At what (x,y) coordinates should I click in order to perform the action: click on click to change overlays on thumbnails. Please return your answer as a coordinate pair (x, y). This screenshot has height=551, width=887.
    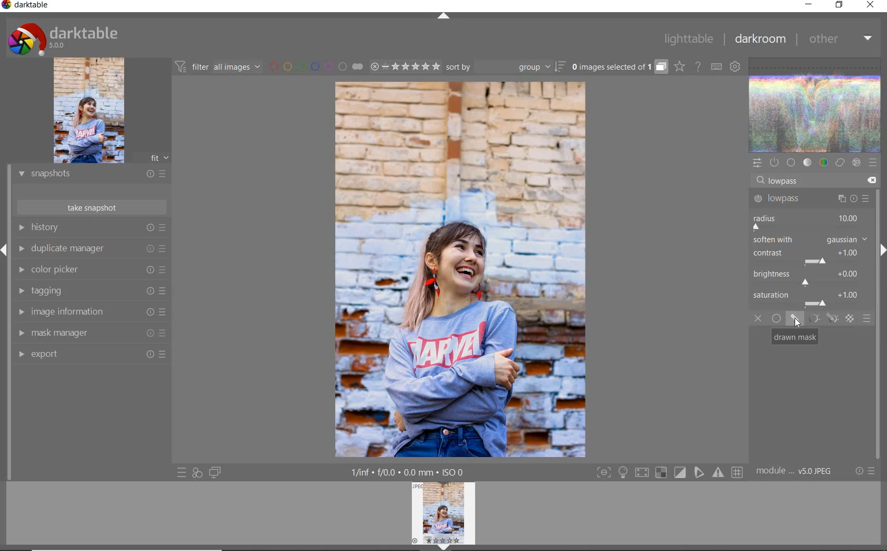
    Looking at the image, I should click on (679, 66).